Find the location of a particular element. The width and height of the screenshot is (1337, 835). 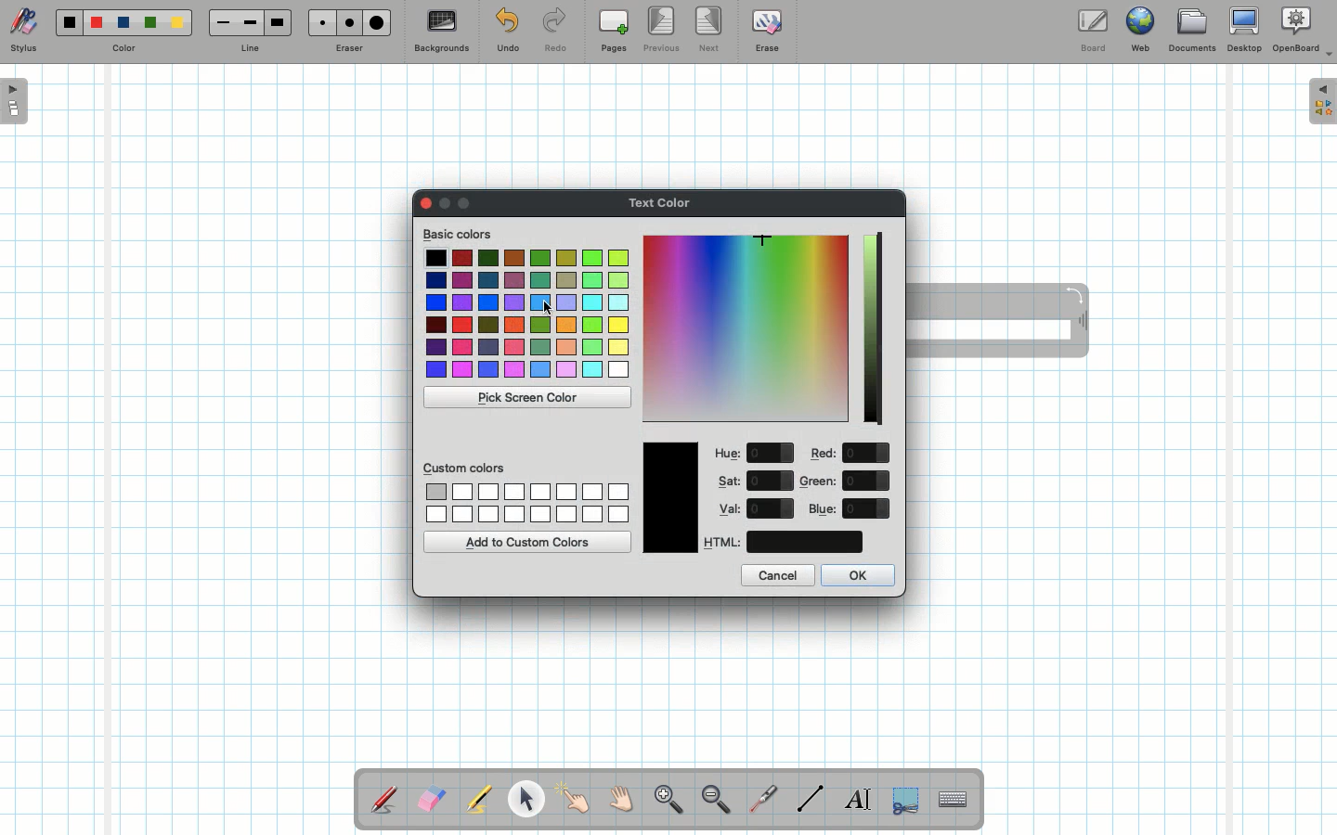

Small line is located at coordinates (220, 23).